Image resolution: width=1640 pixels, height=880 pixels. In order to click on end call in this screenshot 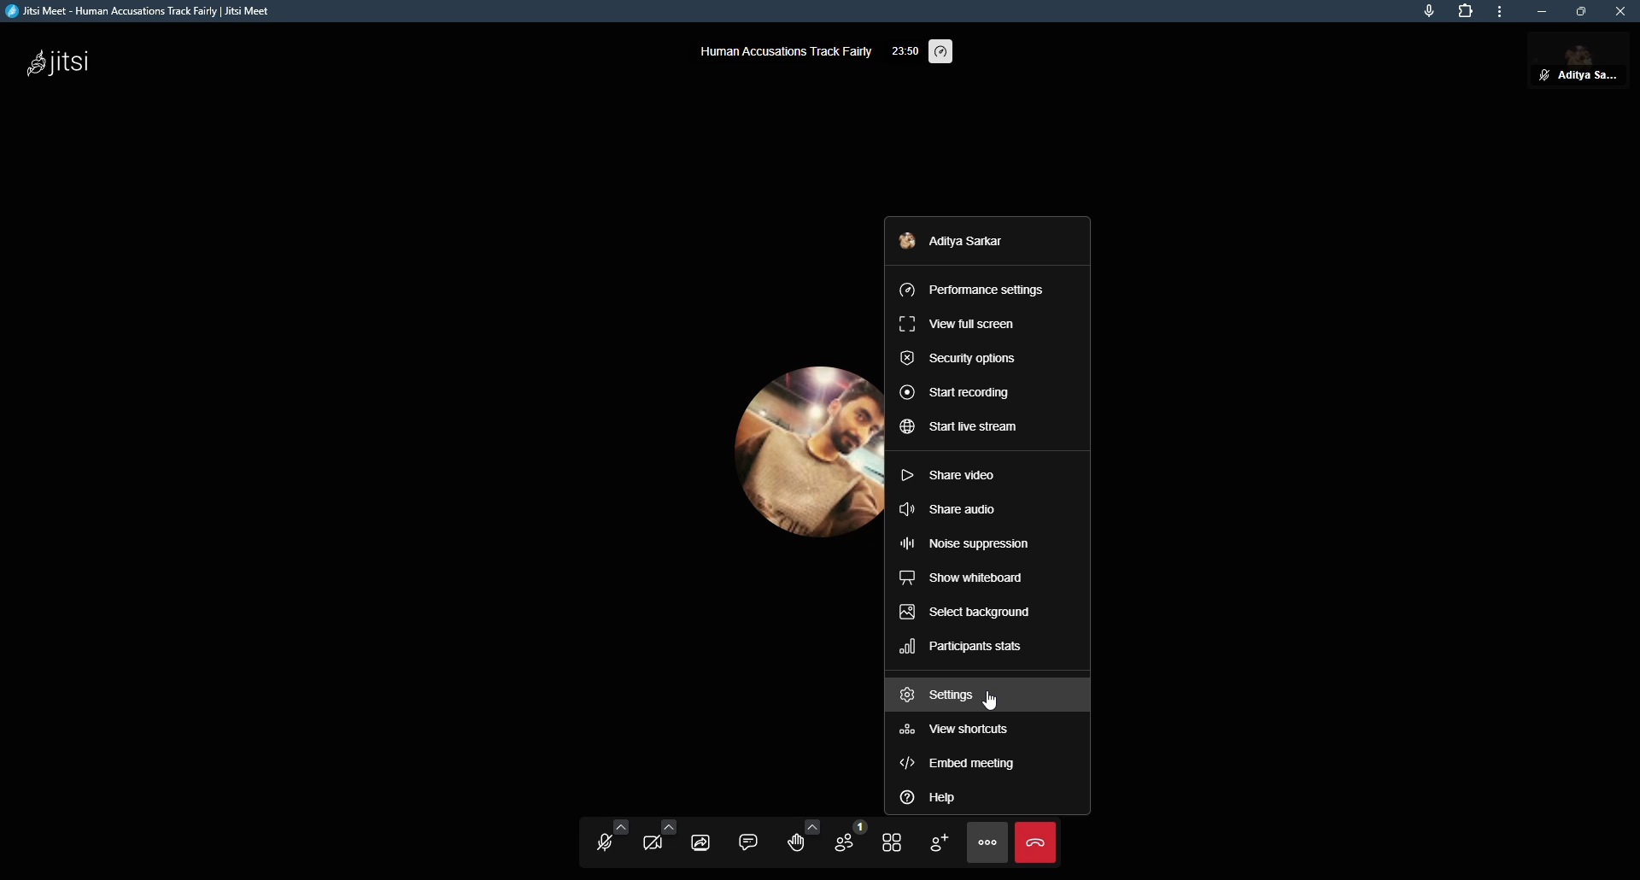, I will do `click(1036, 844)`.